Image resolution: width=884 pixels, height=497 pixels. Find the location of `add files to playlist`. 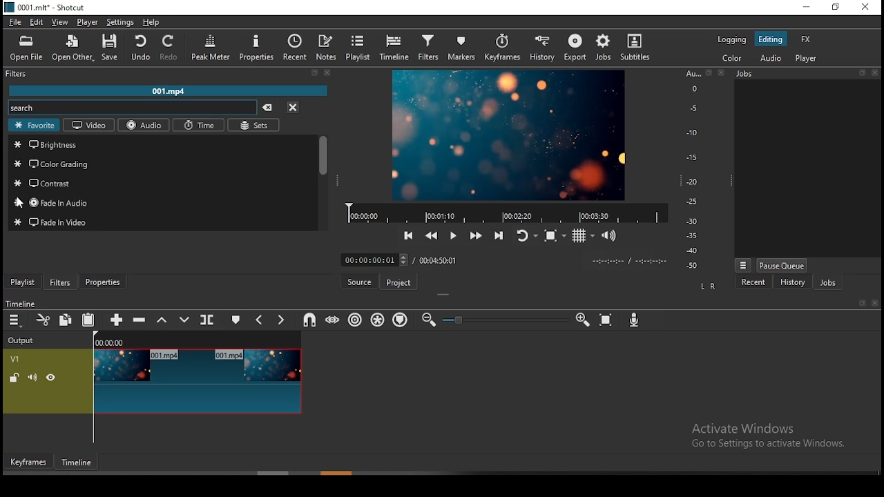

add files to playlist is located at coordinates (87, 261).